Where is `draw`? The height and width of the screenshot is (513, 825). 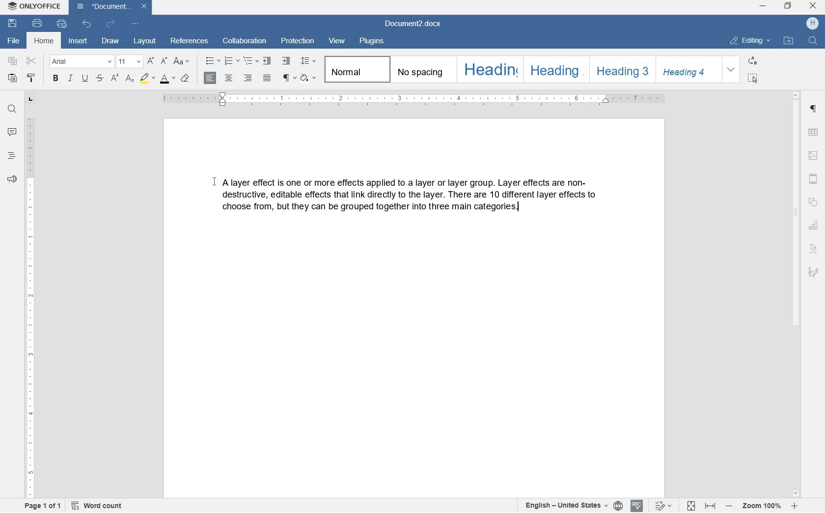 draw is located at coordinates (110, 41).